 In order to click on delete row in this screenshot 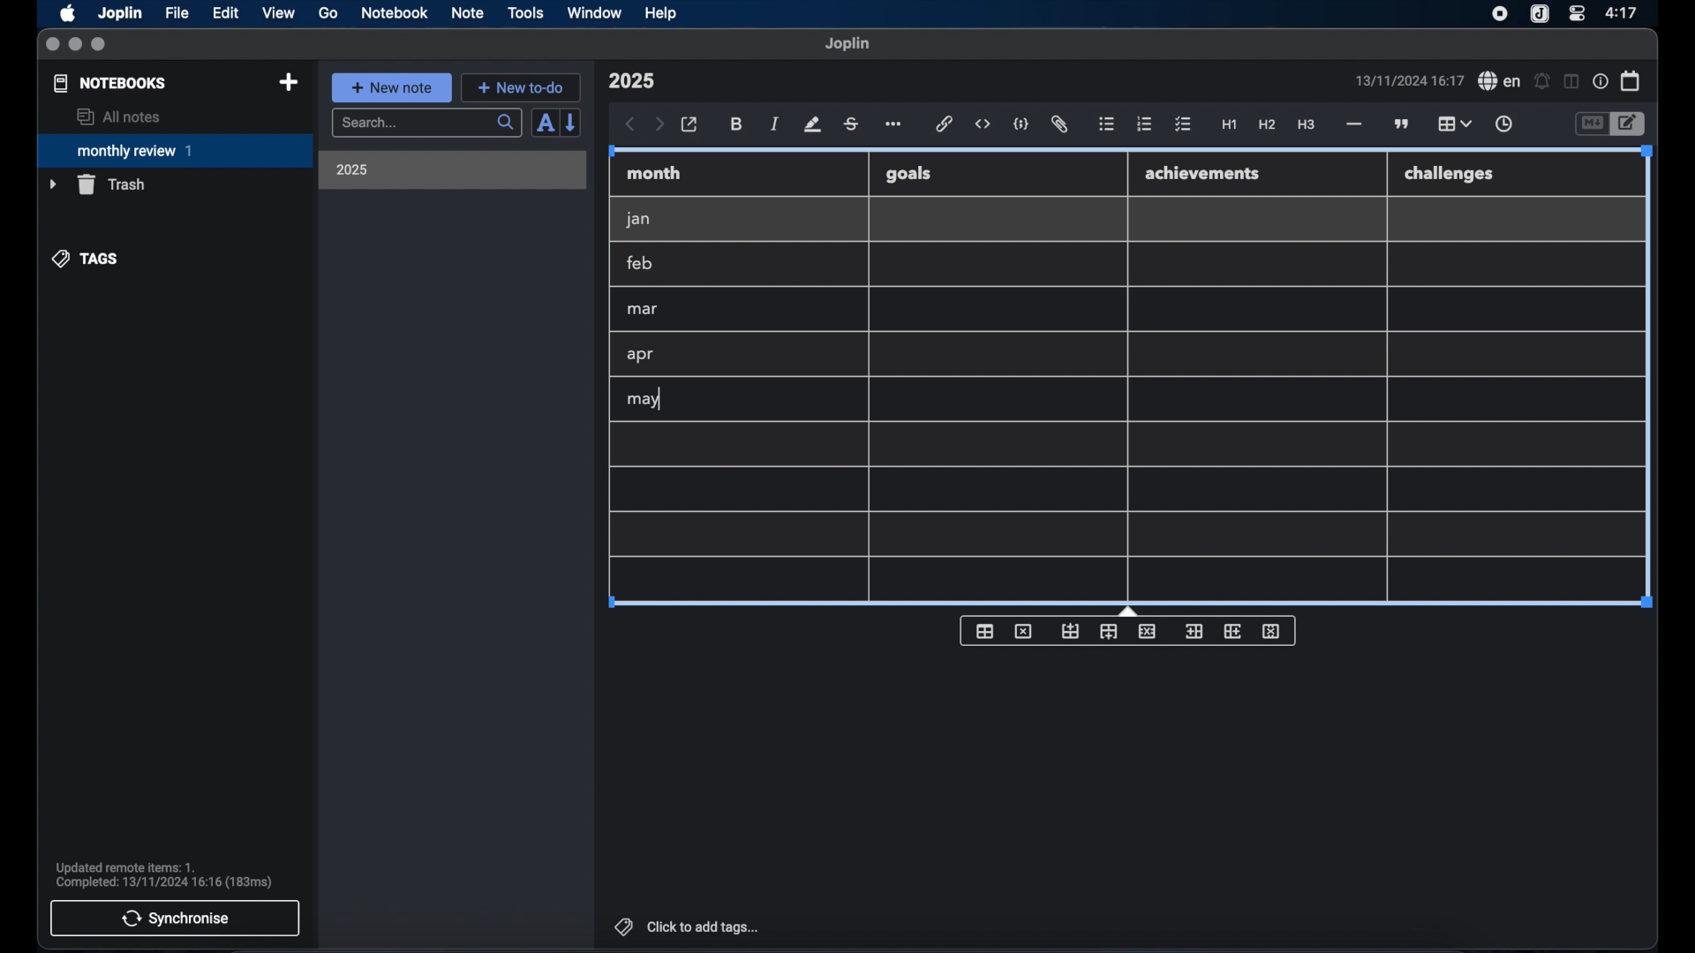, I will do `click(1149, 630)`.